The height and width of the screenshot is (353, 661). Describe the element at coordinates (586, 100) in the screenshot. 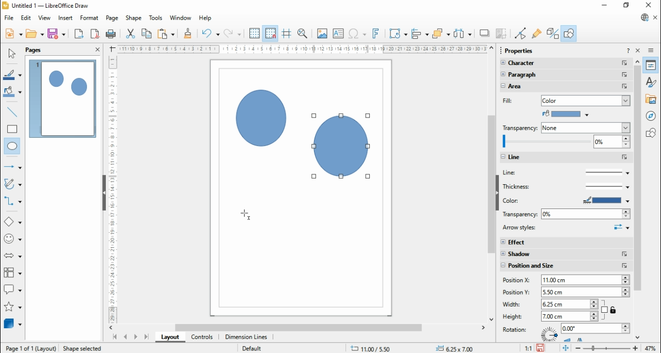

I see `color` at that location.